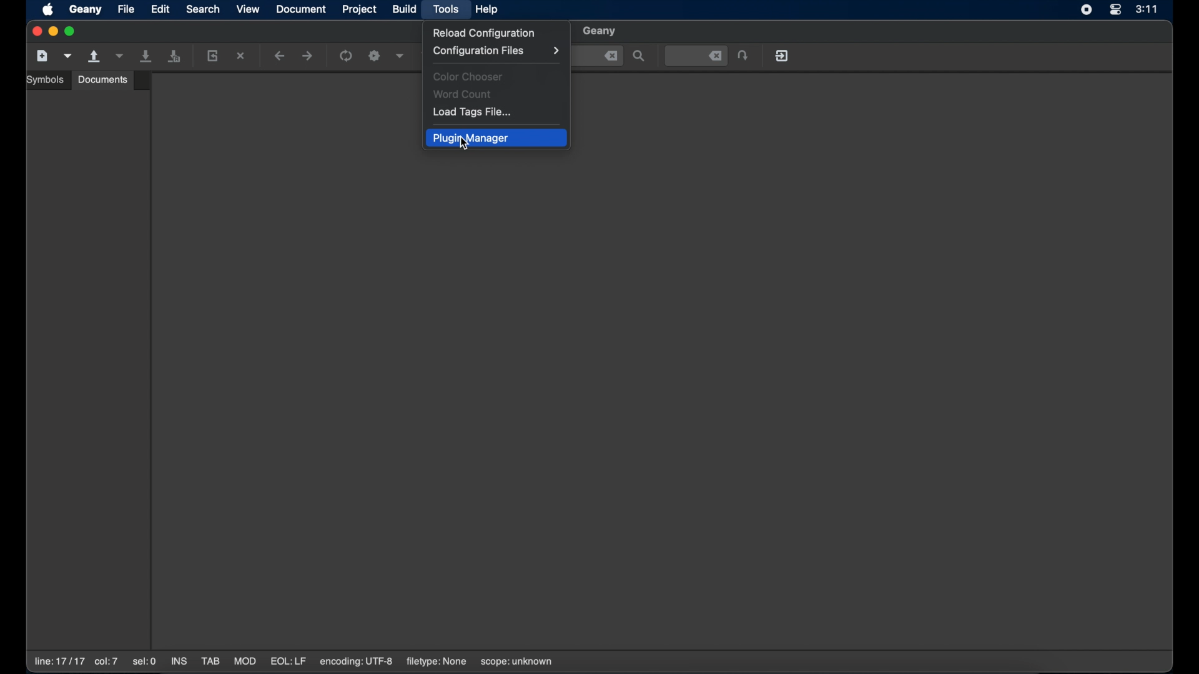 The image size is (1199, 674). What do you see at coordinates (447, 10) in the screenshot?
I see `tools` at bounding box center [447, 10].